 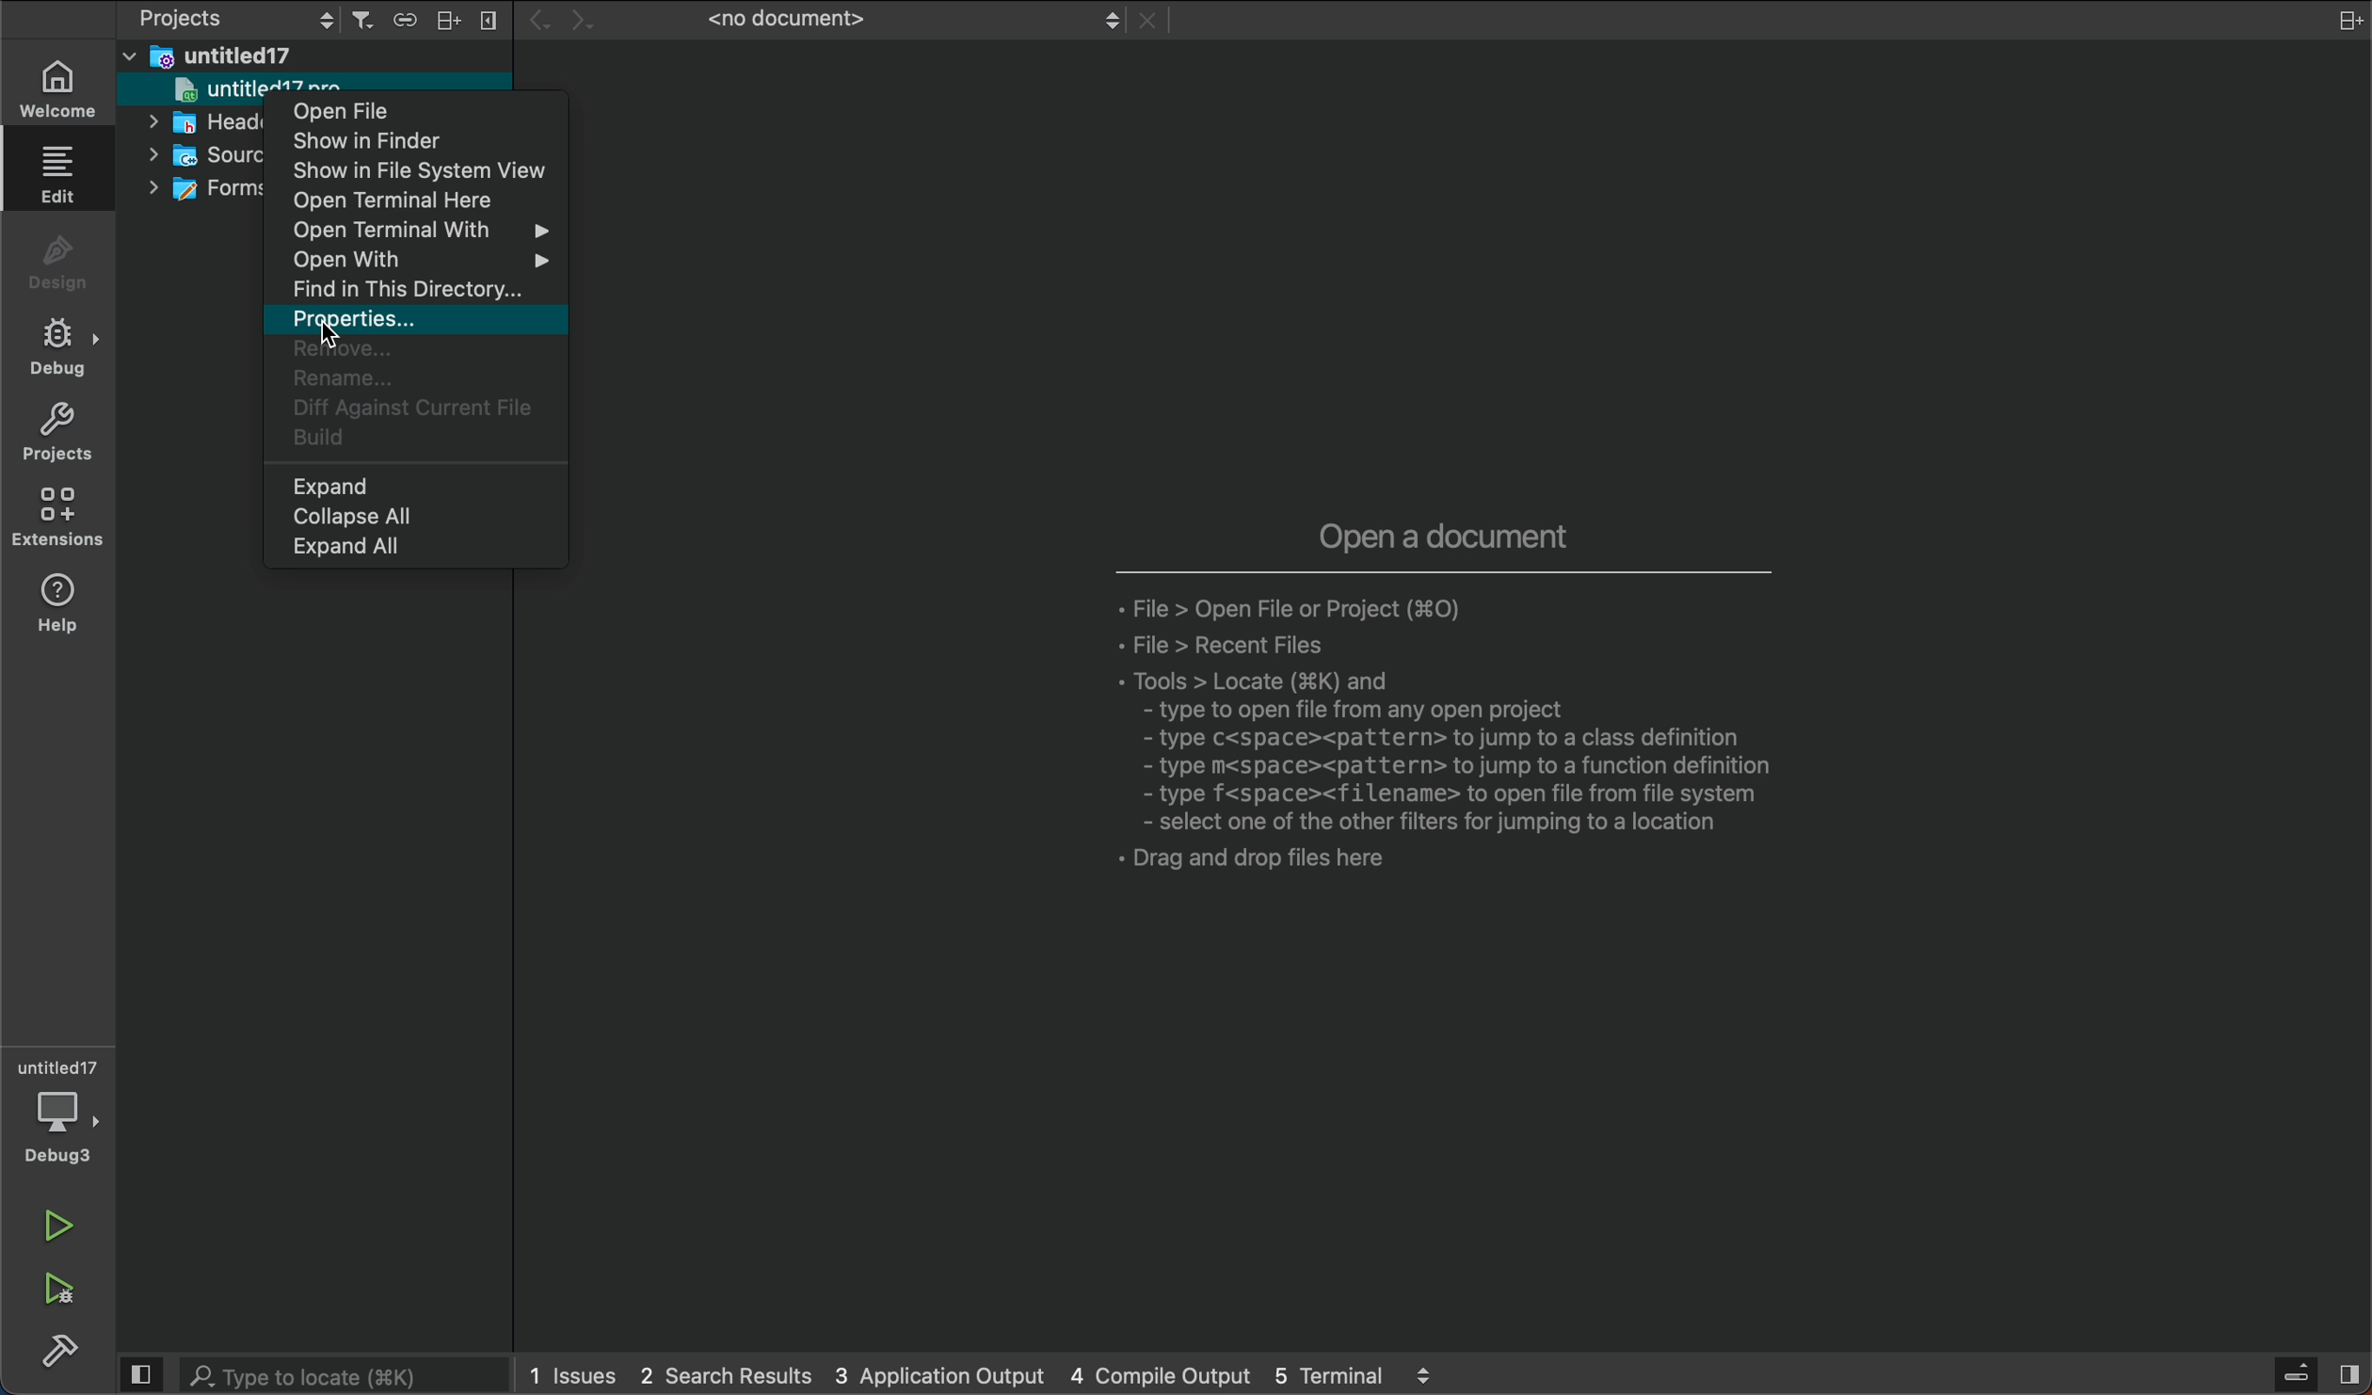 I want to click on untitled 17, so click(x=228, y=56).